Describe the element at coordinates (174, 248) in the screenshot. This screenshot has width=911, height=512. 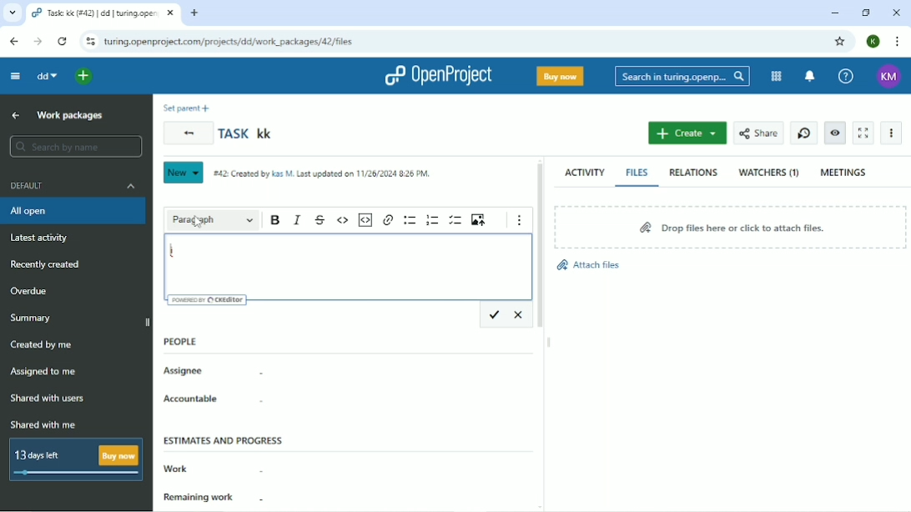
I see `i` at that location.